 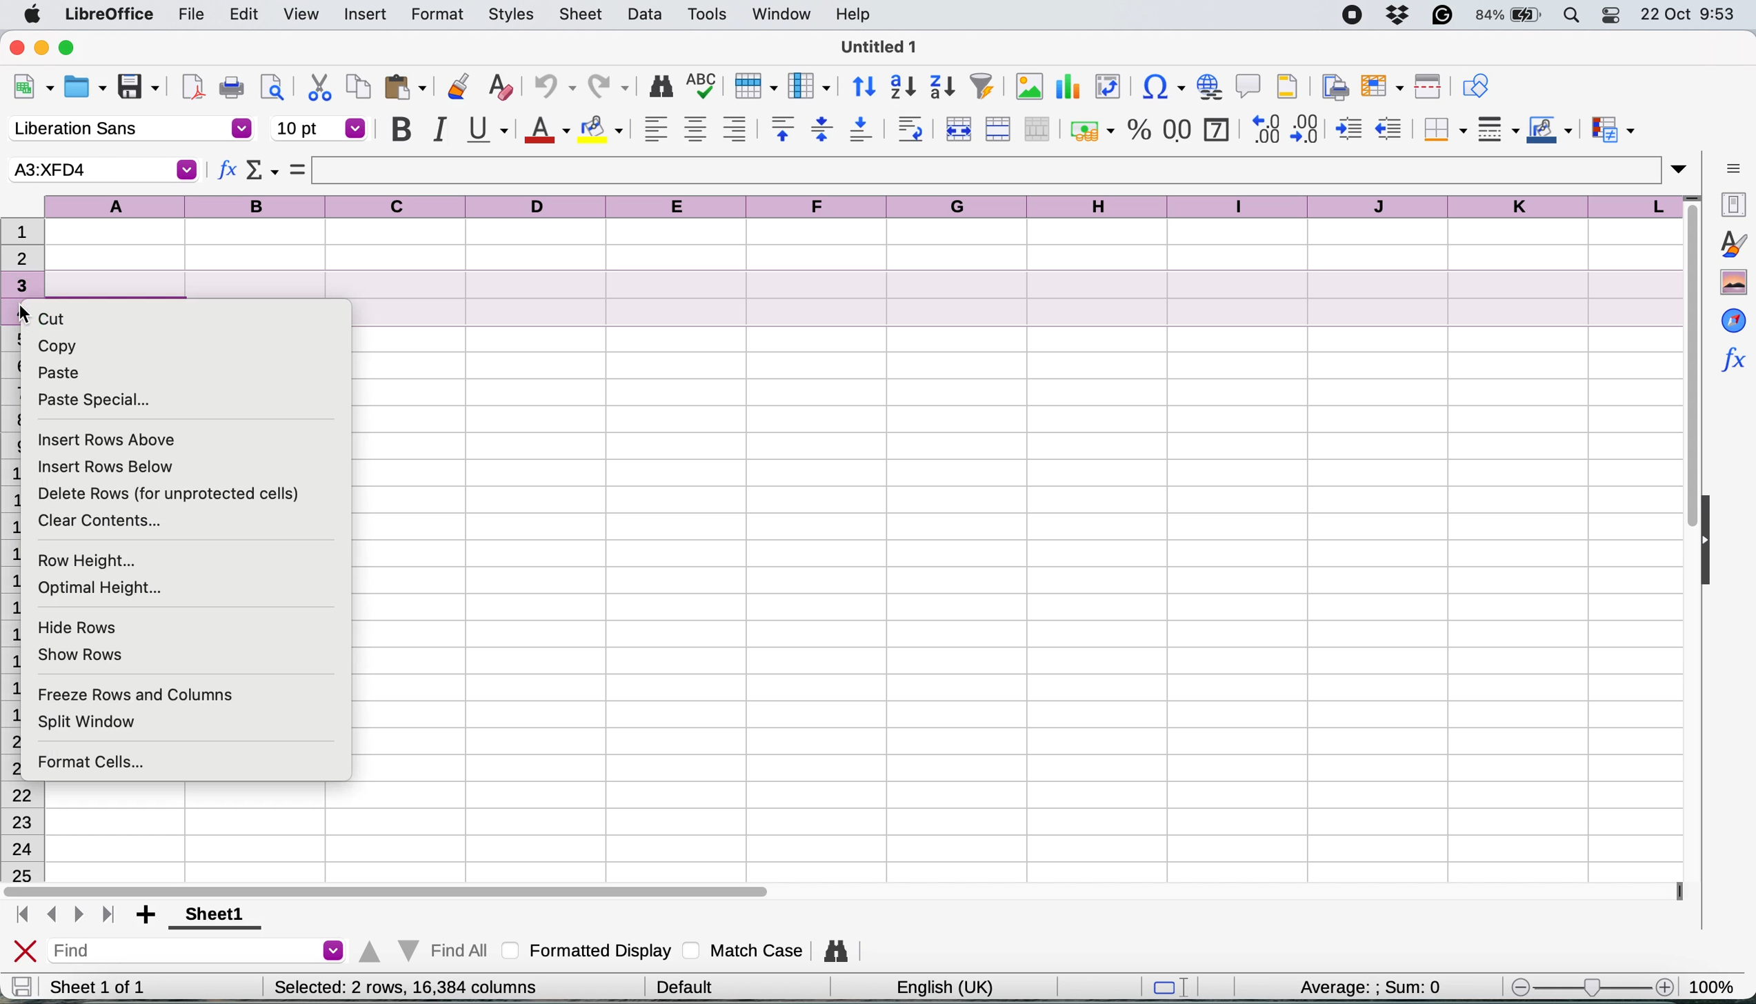 I want to click on export directly as pdf, so click(x=194, y=87).